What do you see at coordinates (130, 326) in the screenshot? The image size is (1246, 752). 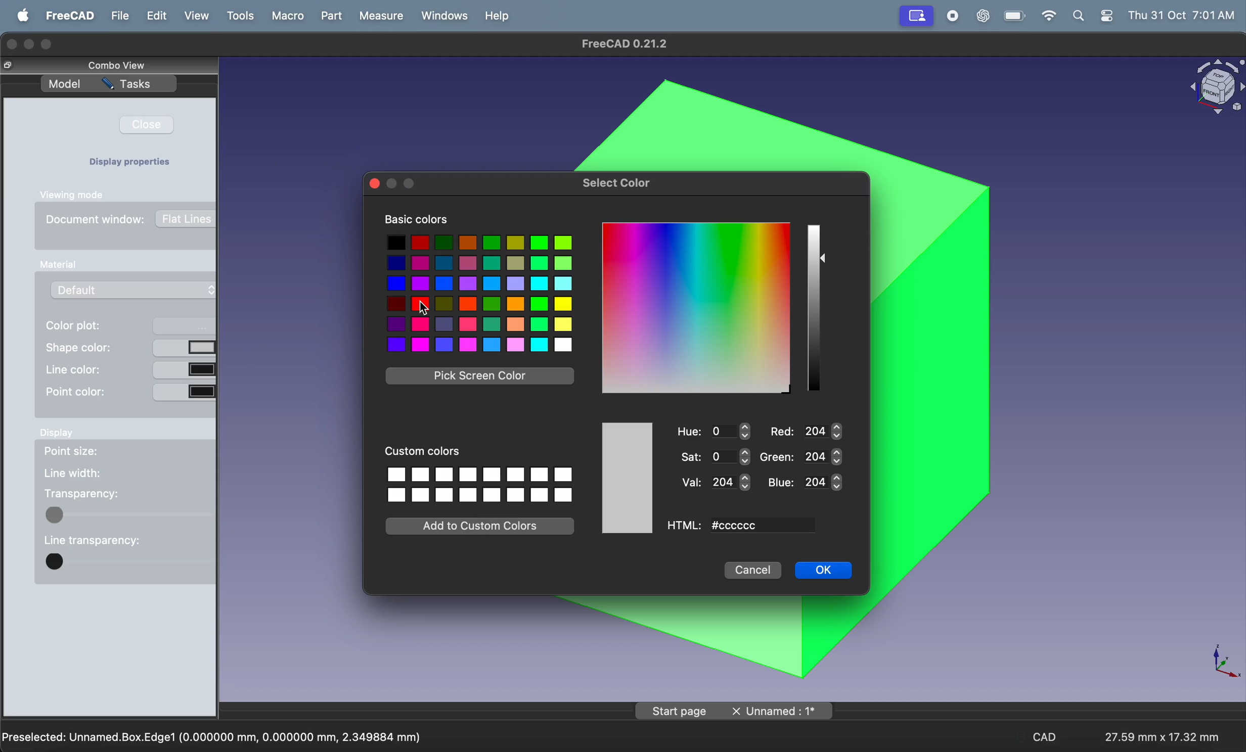 I see `color plot` at bounding box center [130, 326].